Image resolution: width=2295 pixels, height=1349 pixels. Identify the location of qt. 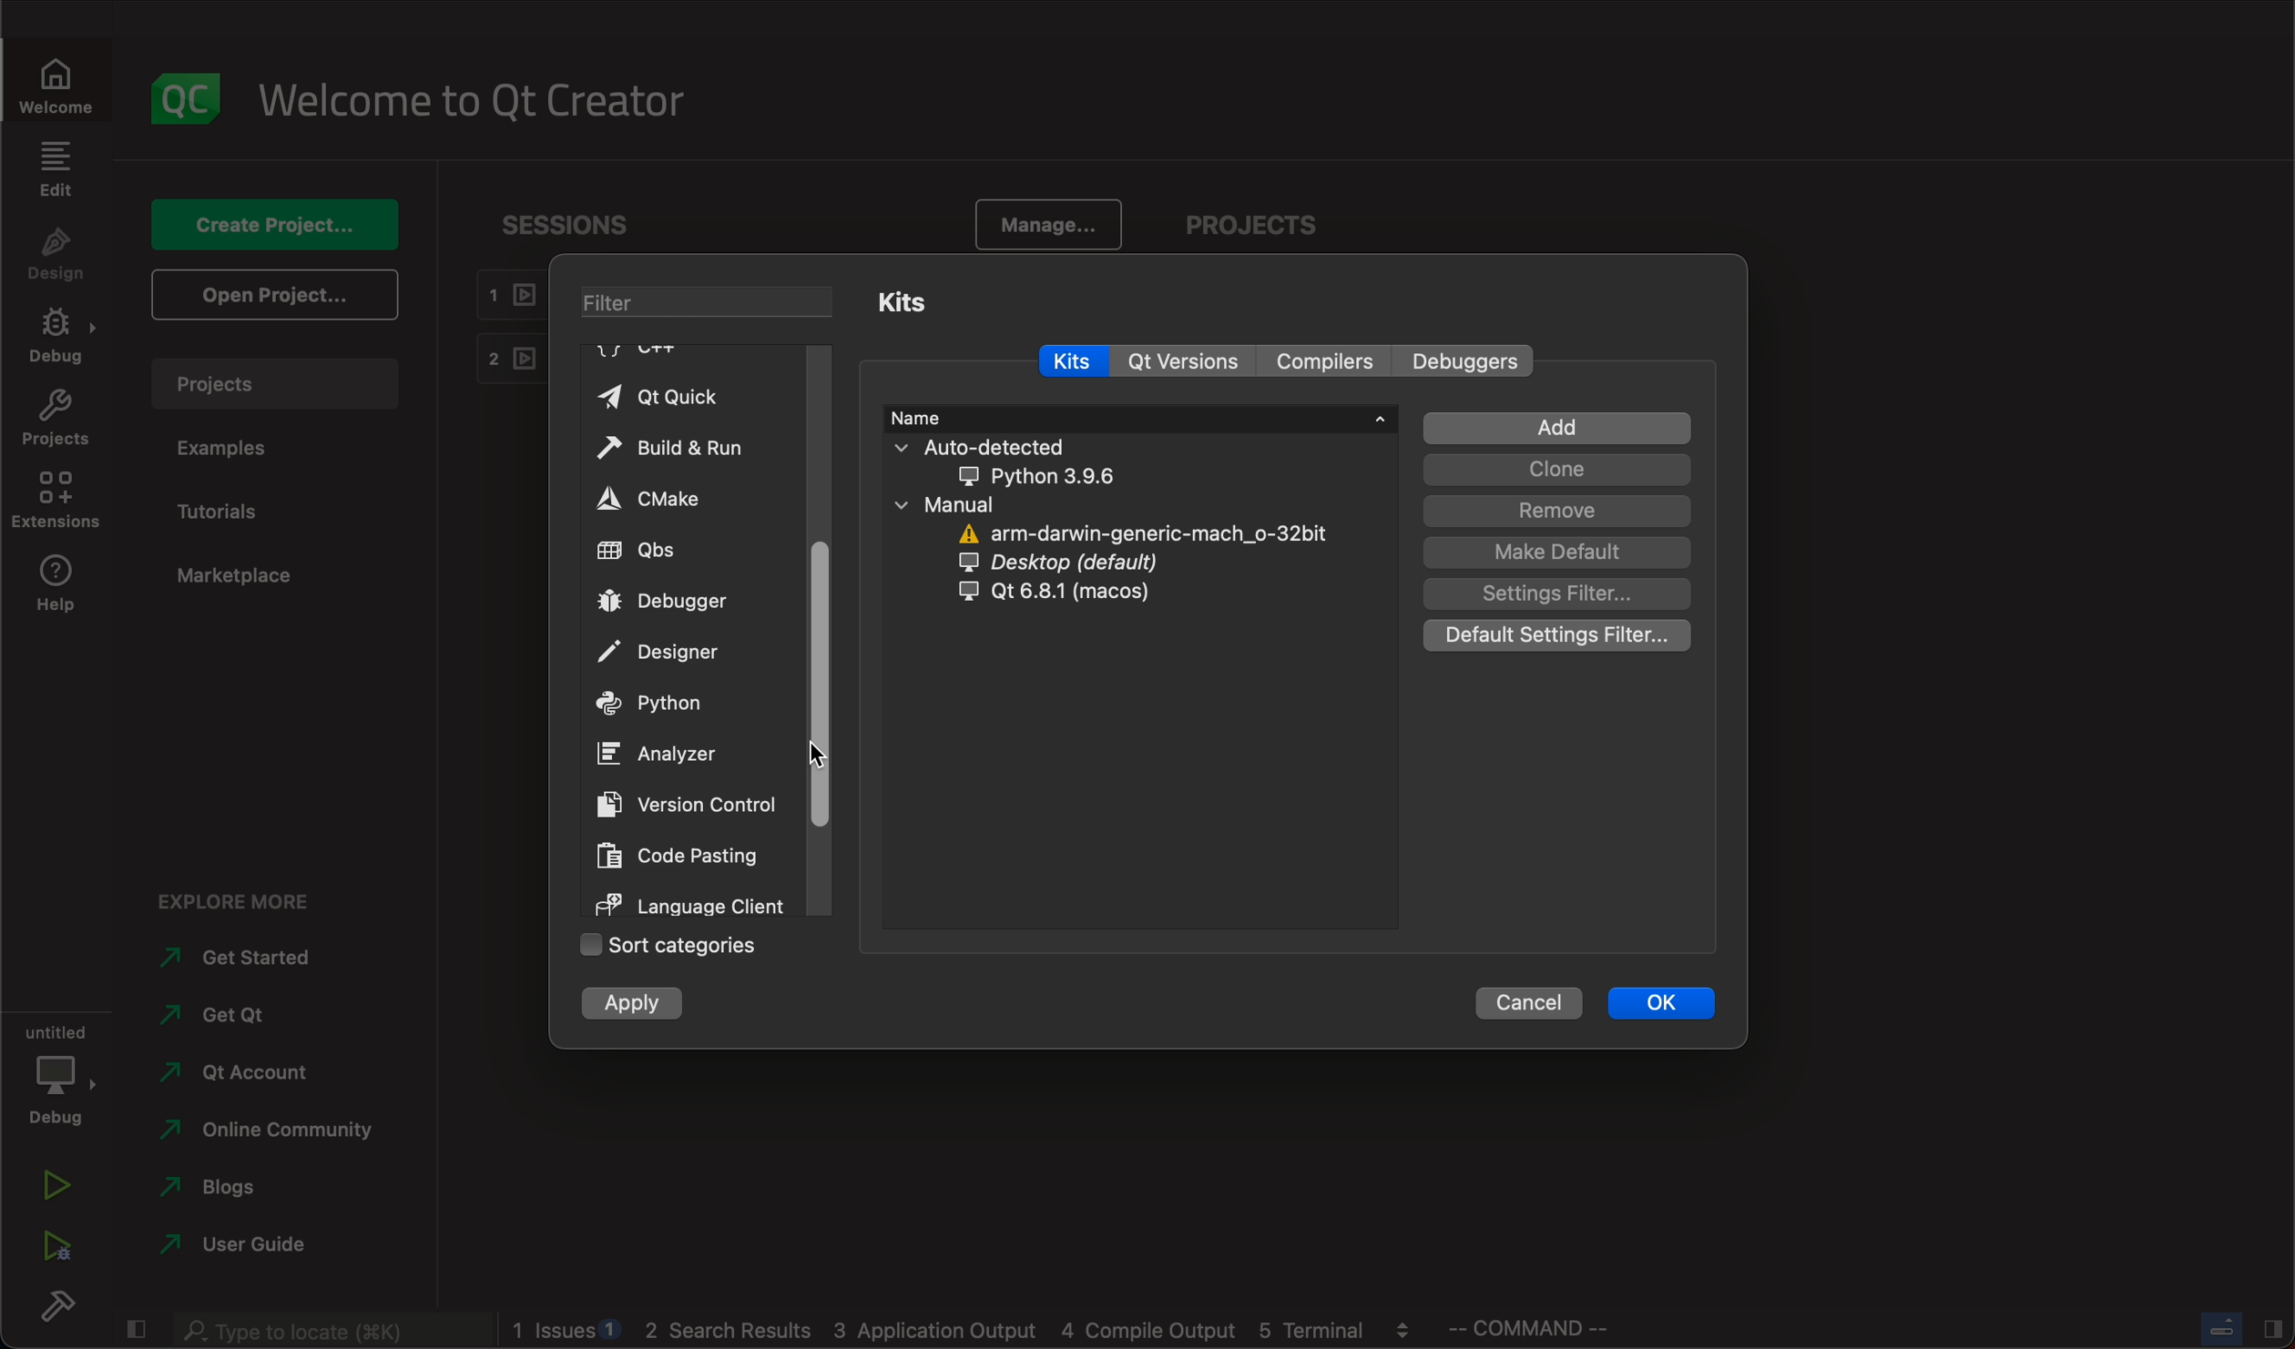
(232, 1012).